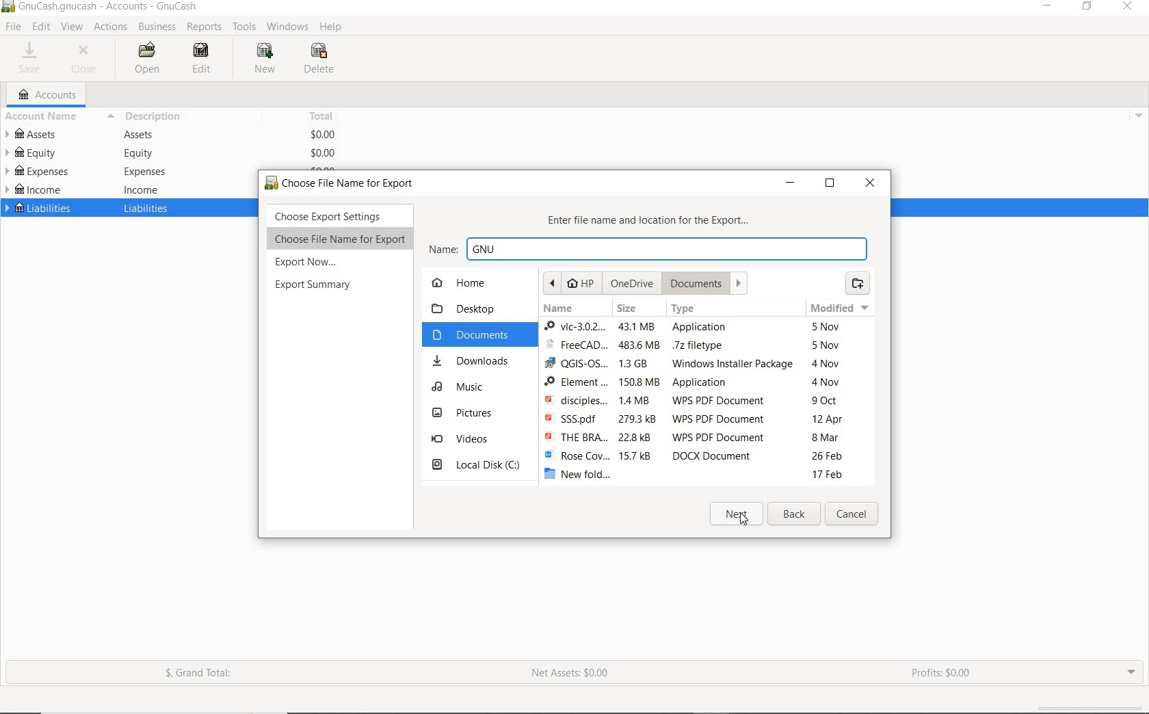 The image size is (1149, 714). Describe the element at coordinates (264, 61) in the screenshot. I see `NEW` at that location.